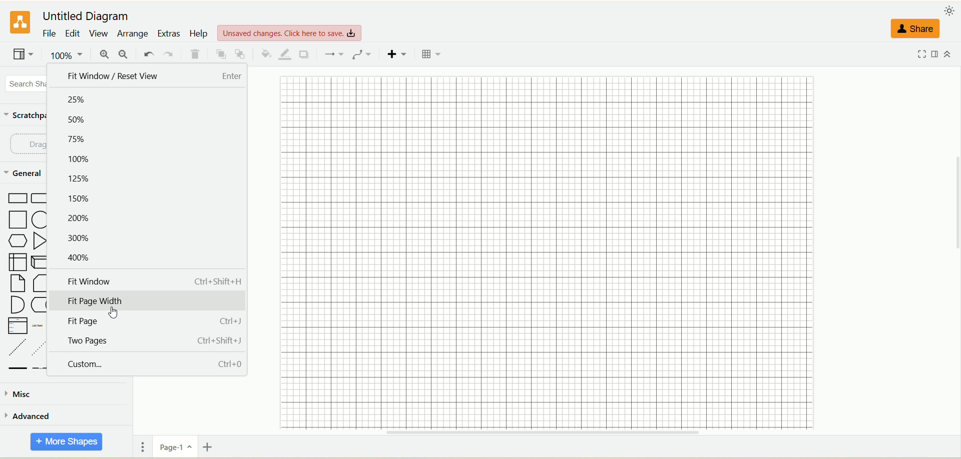  I want to click on dotted line, so click(40, 347).